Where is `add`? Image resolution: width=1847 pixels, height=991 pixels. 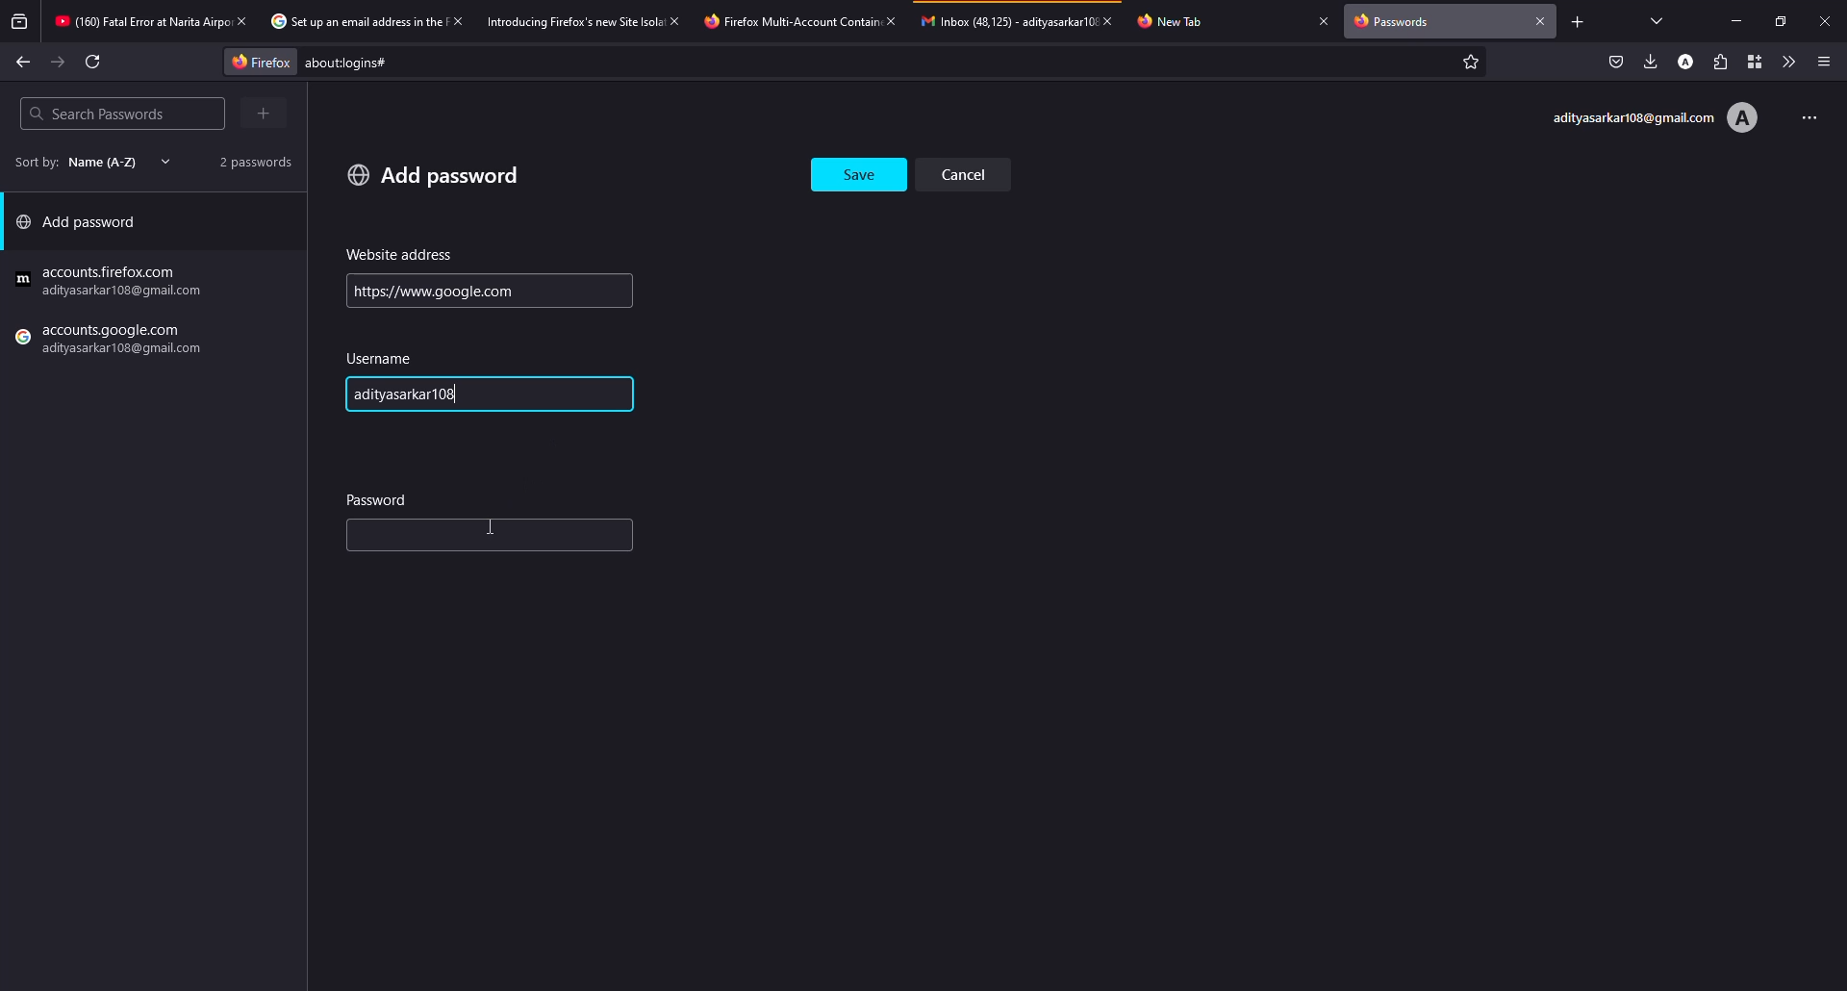 add is located at coordinates (434, 174).